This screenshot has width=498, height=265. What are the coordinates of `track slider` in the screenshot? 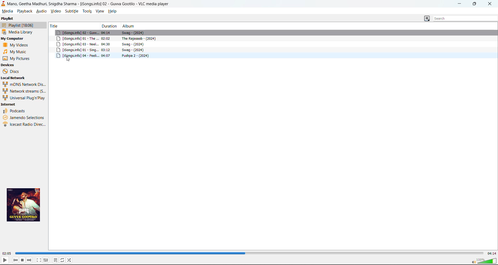 It's located at (190, 253).